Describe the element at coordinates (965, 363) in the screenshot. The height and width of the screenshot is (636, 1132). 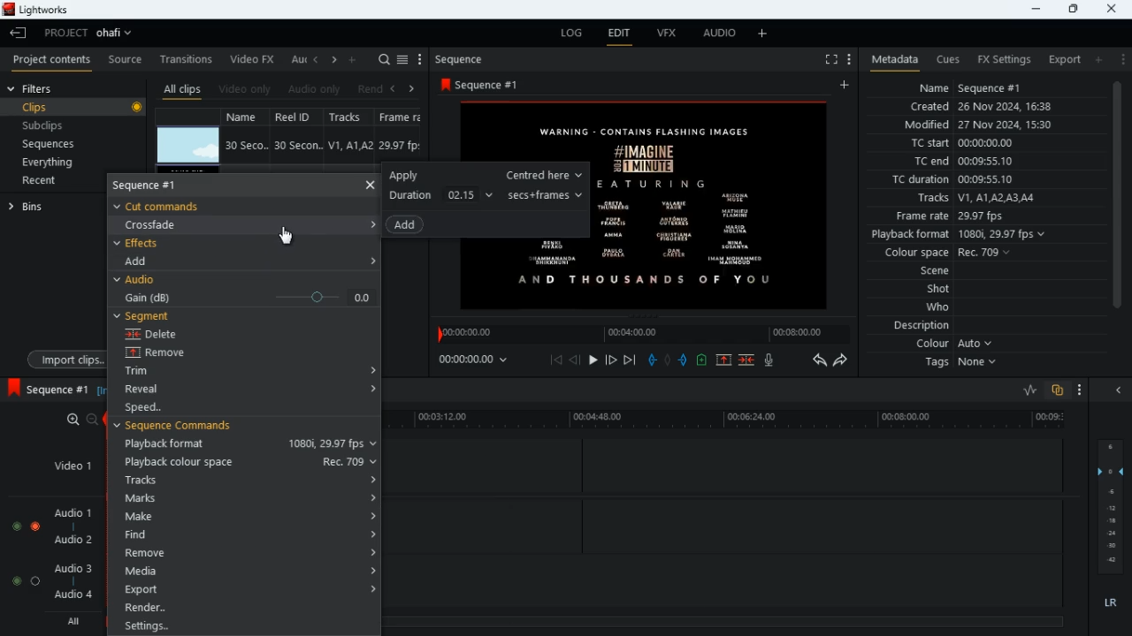
I see `tags` at that location.